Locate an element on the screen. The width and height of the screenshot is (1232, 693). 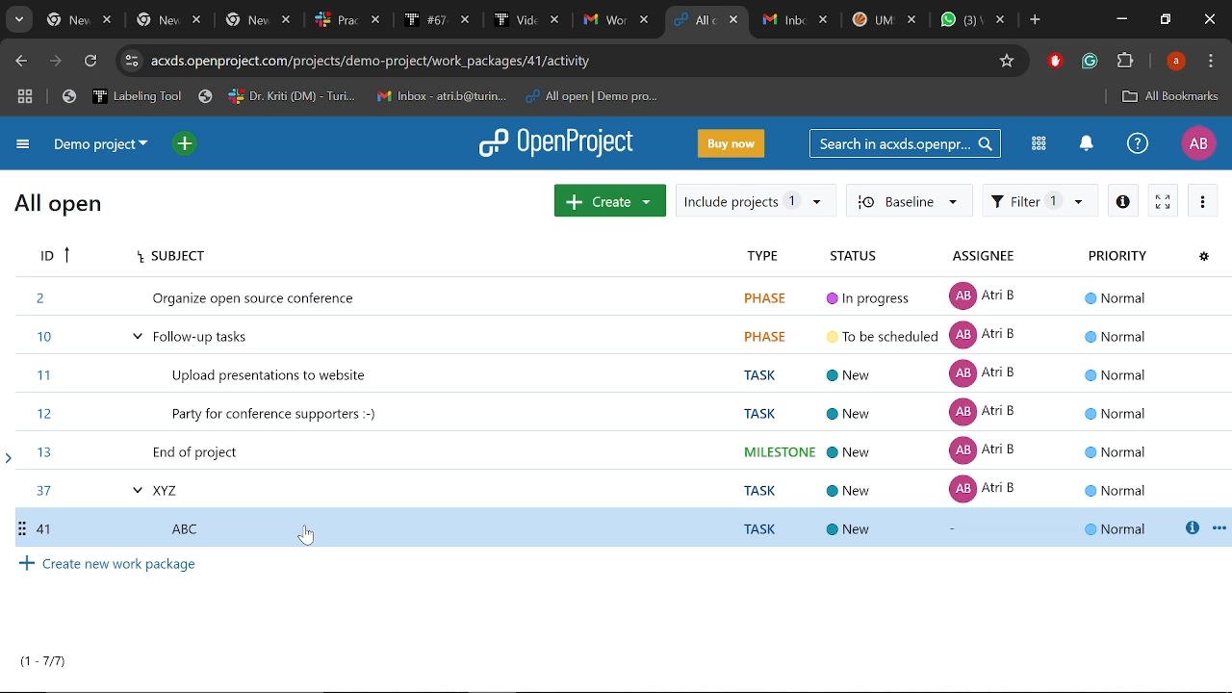
baseline is located at coordinates (910, 200).